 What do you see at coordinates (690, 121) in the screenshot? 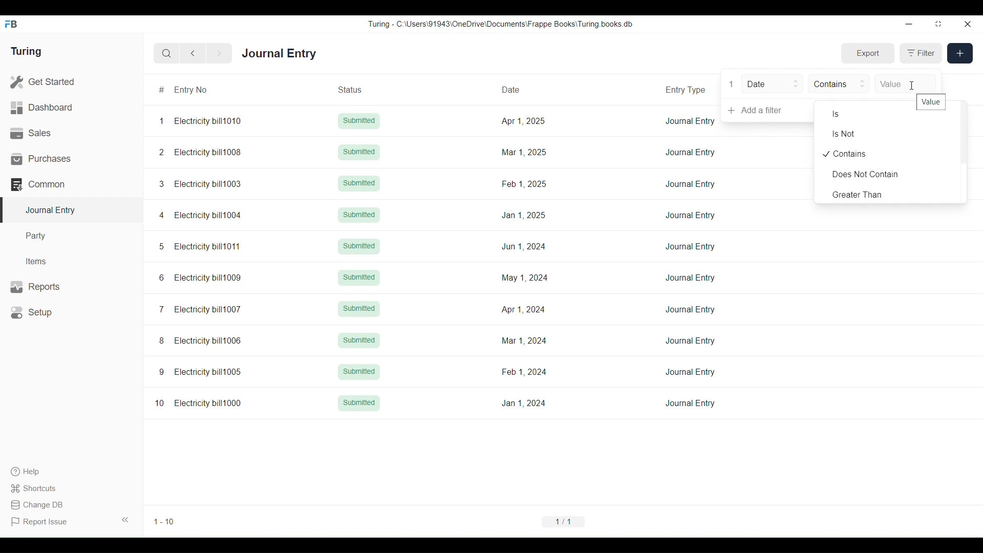
I see `Journal Entry` at bounding box center [690, 121].